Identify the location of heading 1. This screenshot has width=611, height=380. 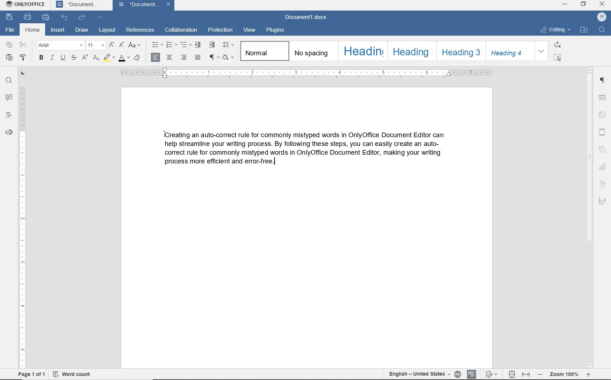
(361, 52).